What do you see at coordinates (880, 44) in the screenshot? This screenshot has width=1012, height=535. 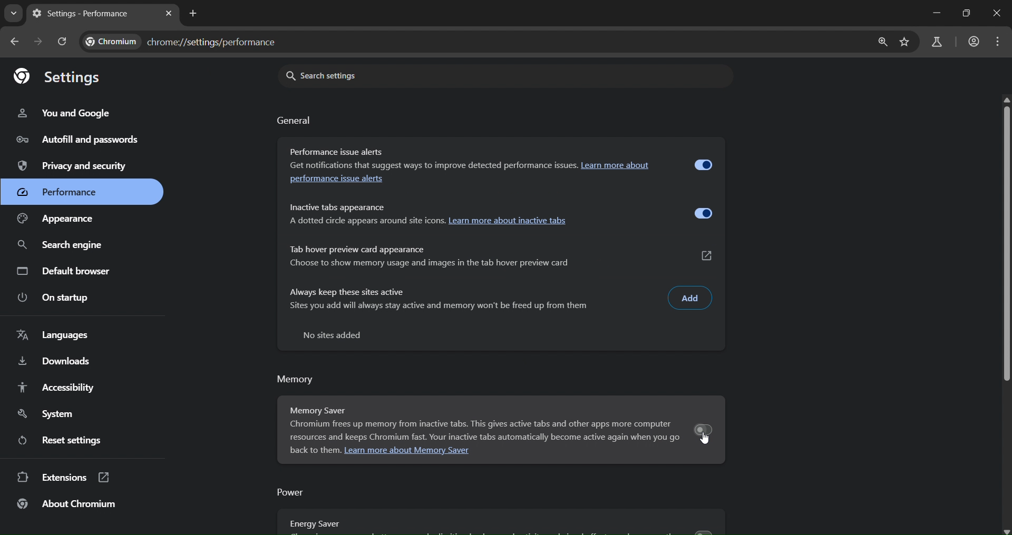 I see `zoom` at bounding box center [880, 44].